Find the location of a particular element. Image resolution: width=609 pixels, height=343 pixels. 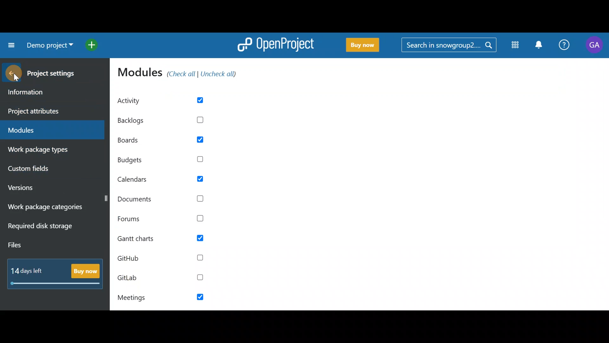

Work package categories is located at coordinates (51, 208).